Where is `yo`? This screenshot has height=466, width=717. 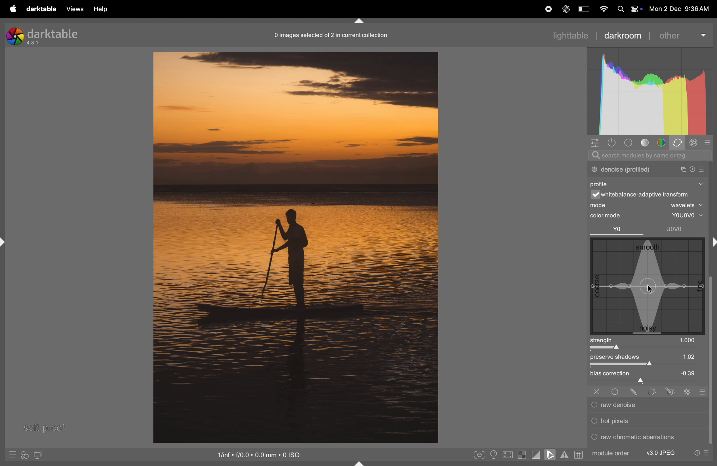
yo is located at coordinates (618, 230).